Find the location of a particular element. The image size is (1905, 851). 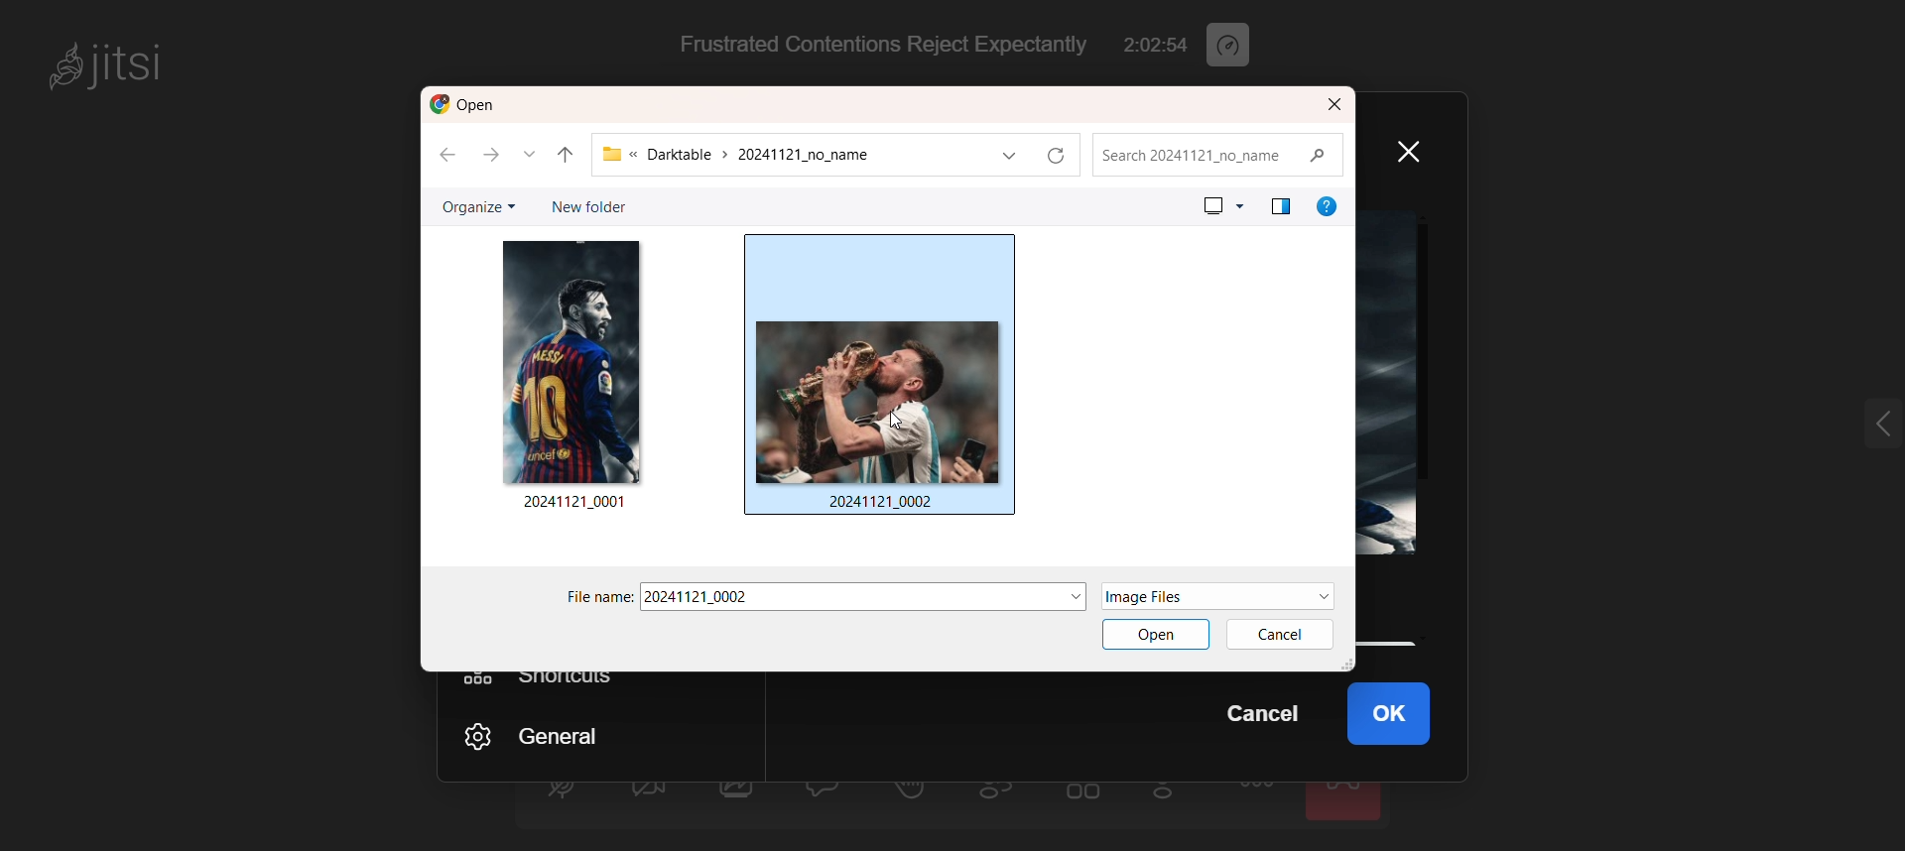

participantd is located at coordinates (1005, 796).